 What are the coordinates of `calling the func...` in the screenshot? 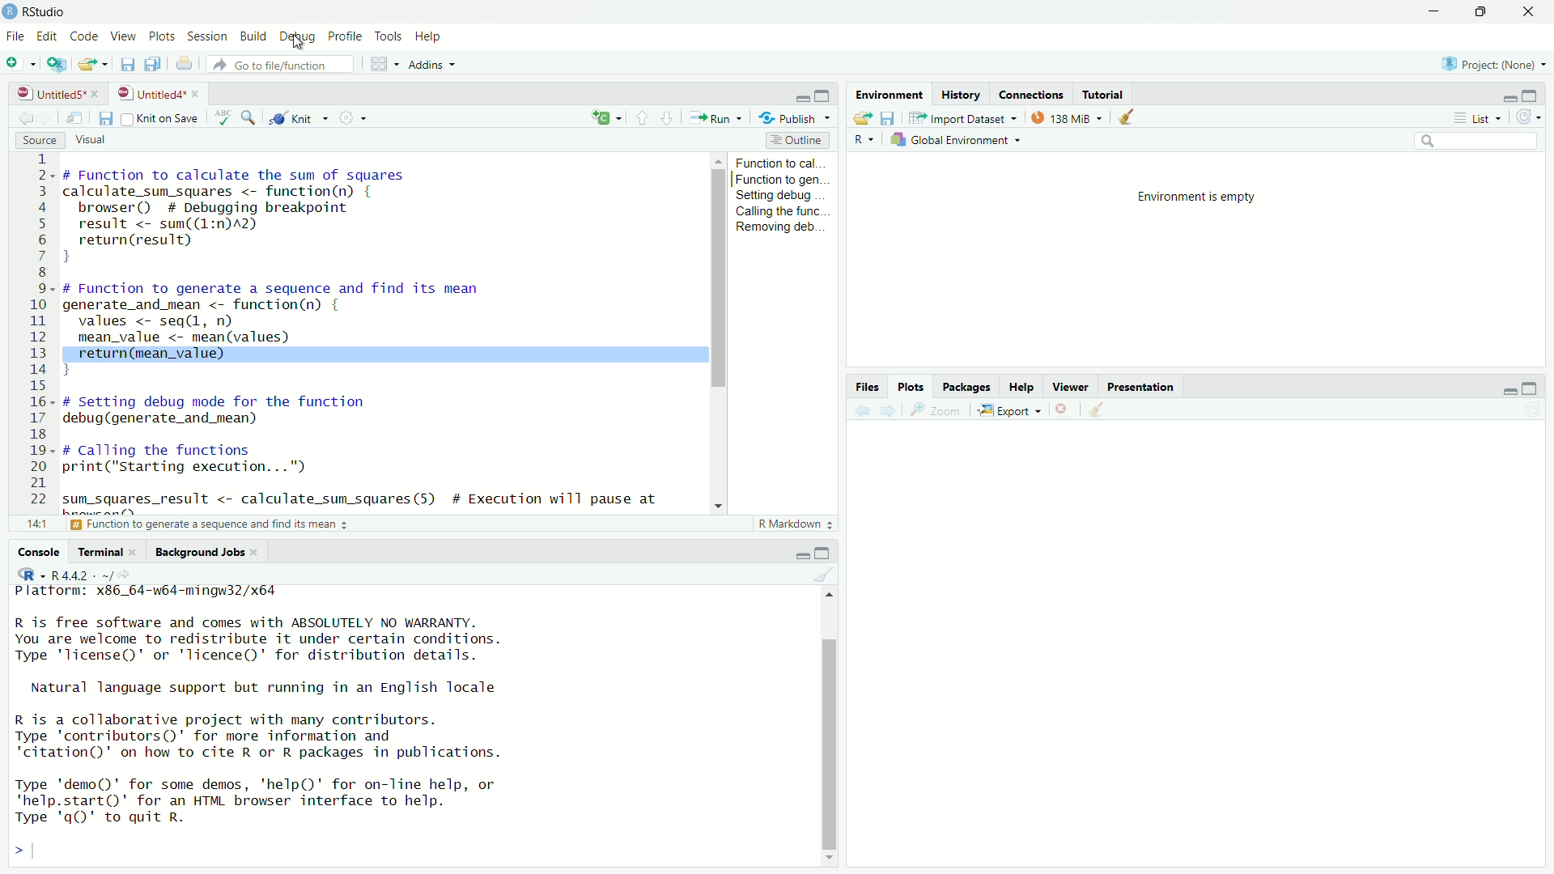 It's located at (786, 212).